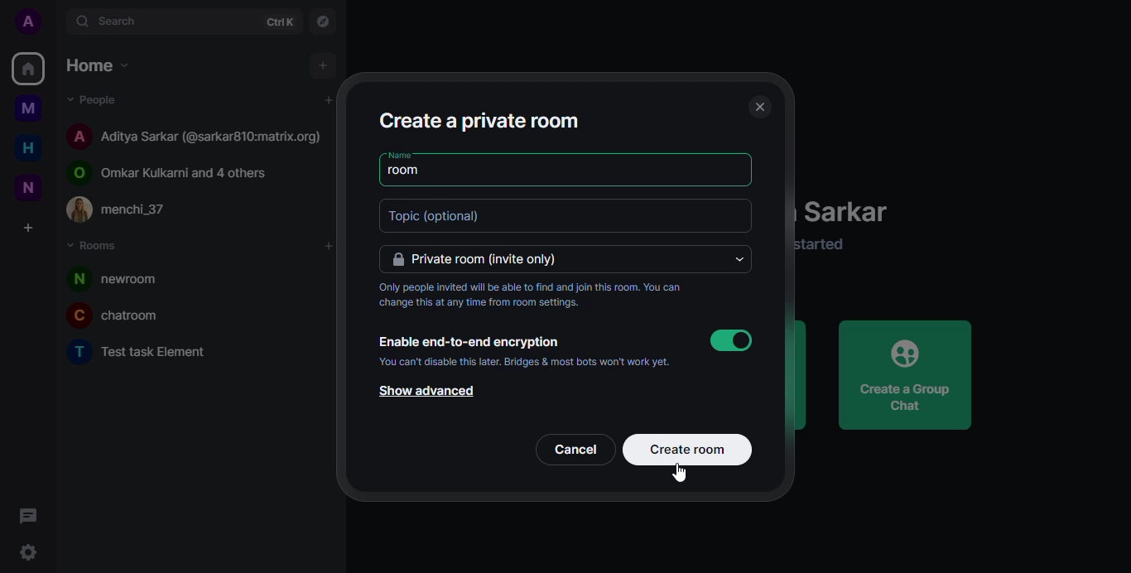 This screenshot has width=1131, height=573. What do you see at coordinates (196, 134) in the screenshot?
I see `Aditya Sarkar room` at bounding box center [196, 134].